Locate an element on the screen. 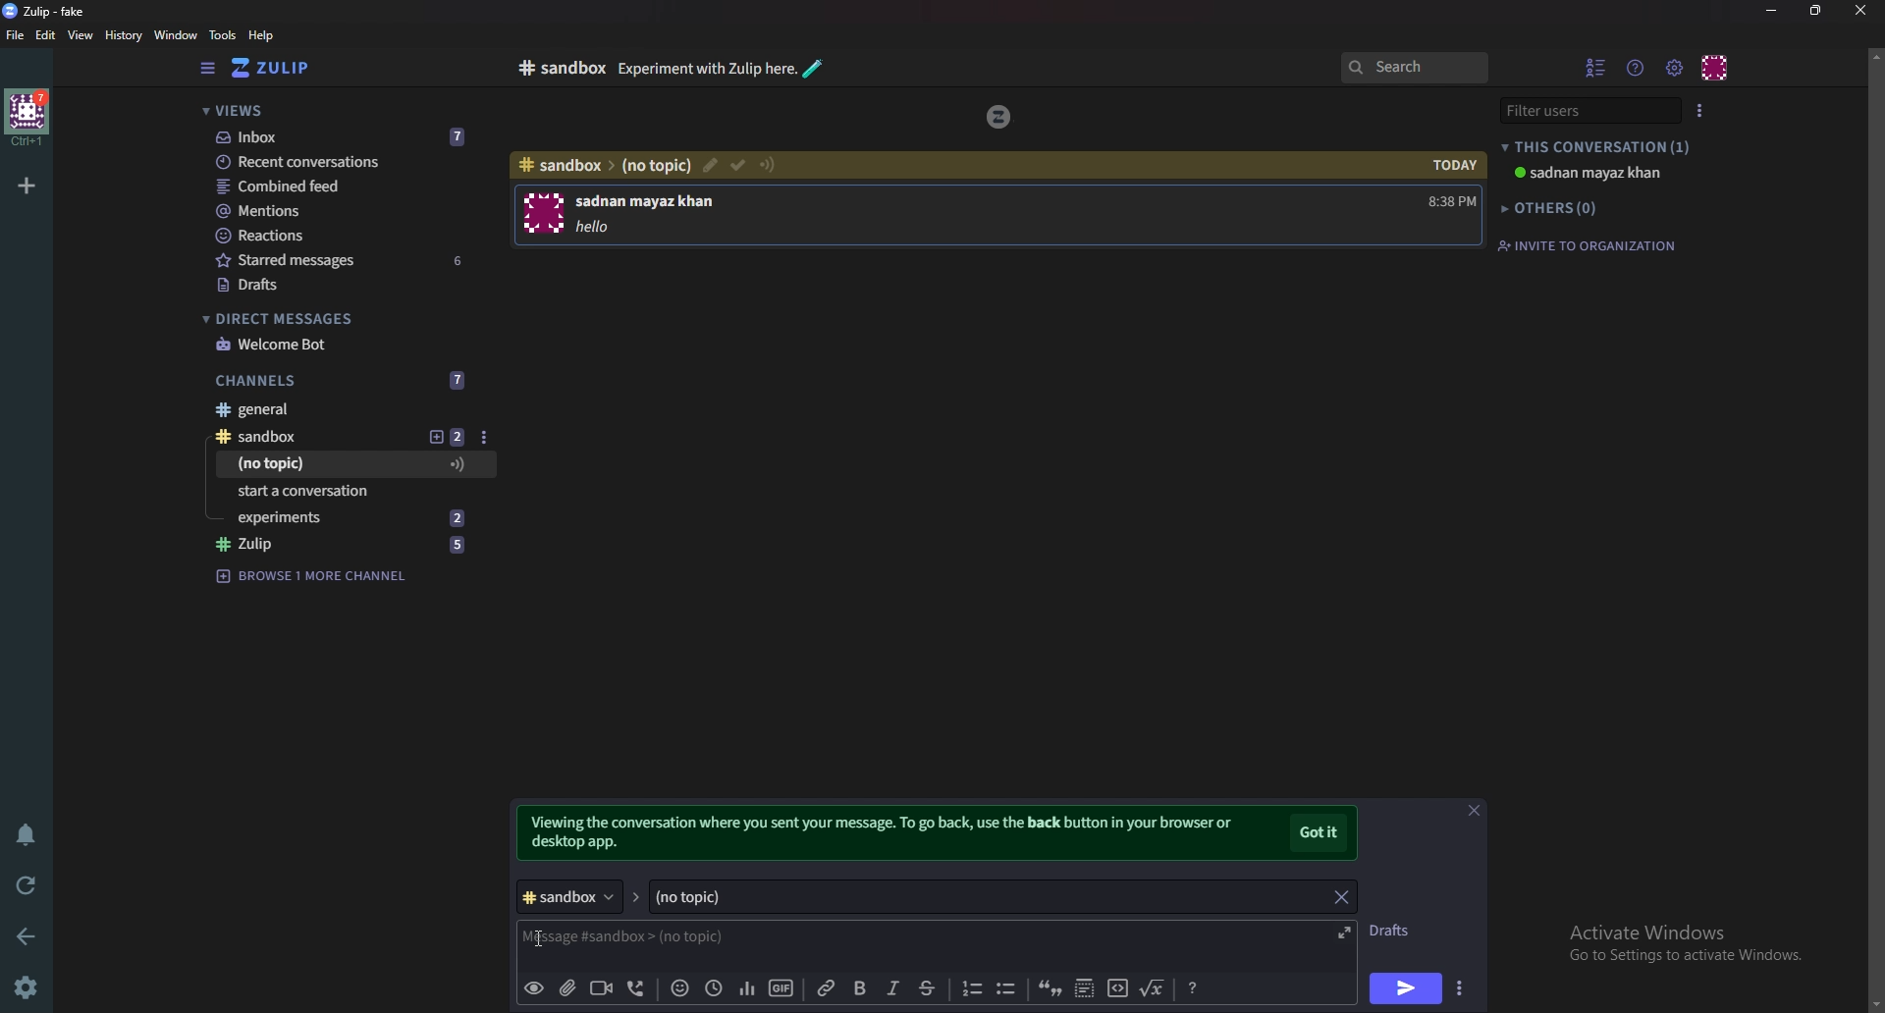 Image resolution: width=1885 pixels, height=1013 pixels. (No topic) is located at coordinates (354, 464).